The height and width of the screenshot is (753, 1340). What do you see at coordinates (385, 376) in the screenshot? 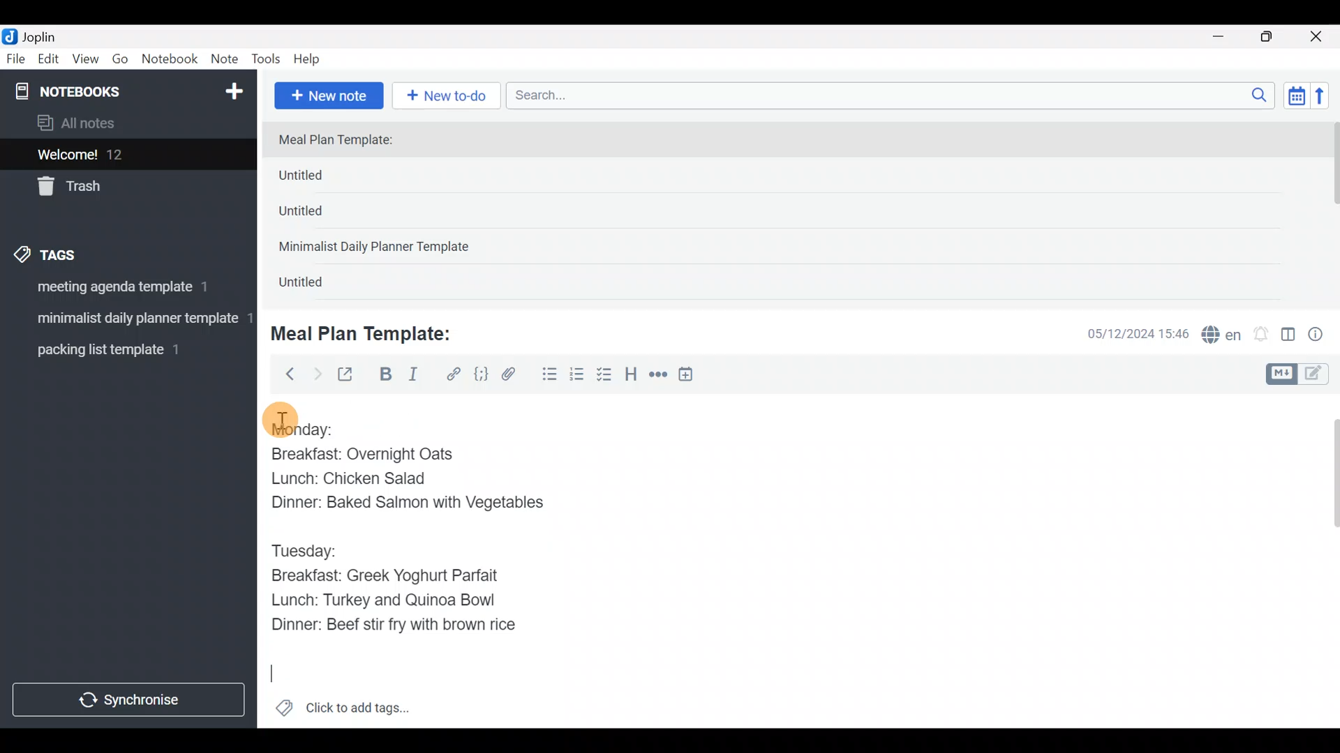
I see `Bold` at bounding box center [385, 376].